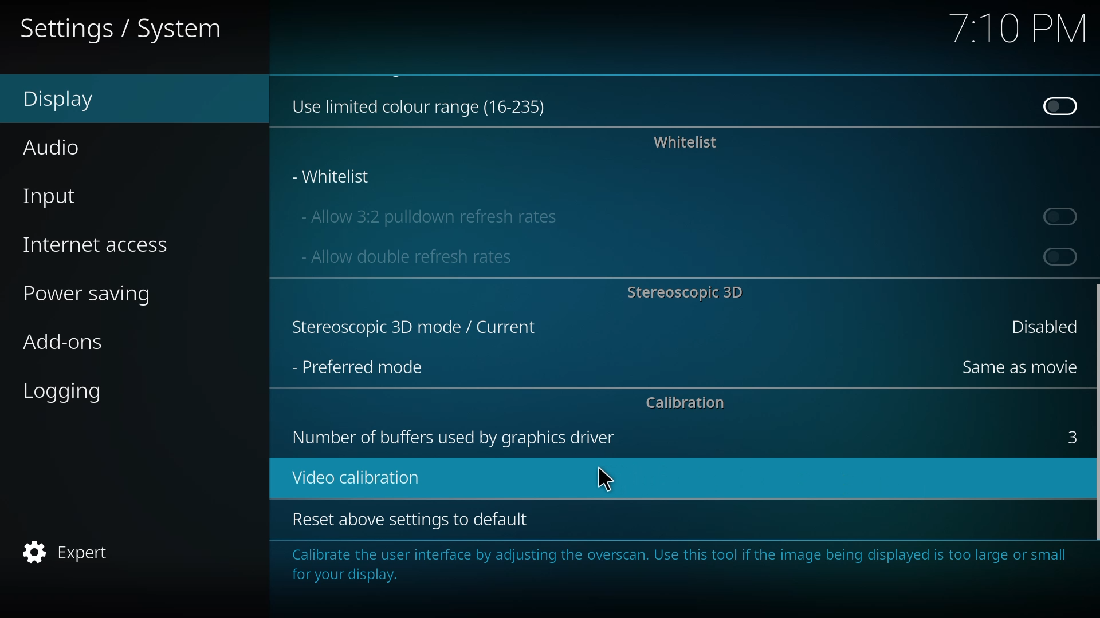 The height and width of the screenshot is (618, 1100). What do you see at coordinates (333, 176) in the screenshot?
I see `whitelist` at bounding box center [333, 176].